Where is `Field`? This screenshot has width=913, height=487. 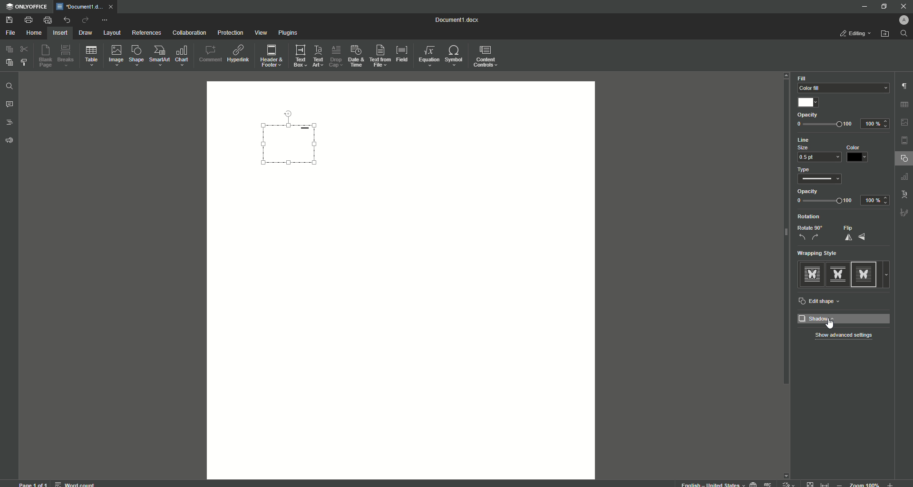 Field is located at coordinates (401, 53).